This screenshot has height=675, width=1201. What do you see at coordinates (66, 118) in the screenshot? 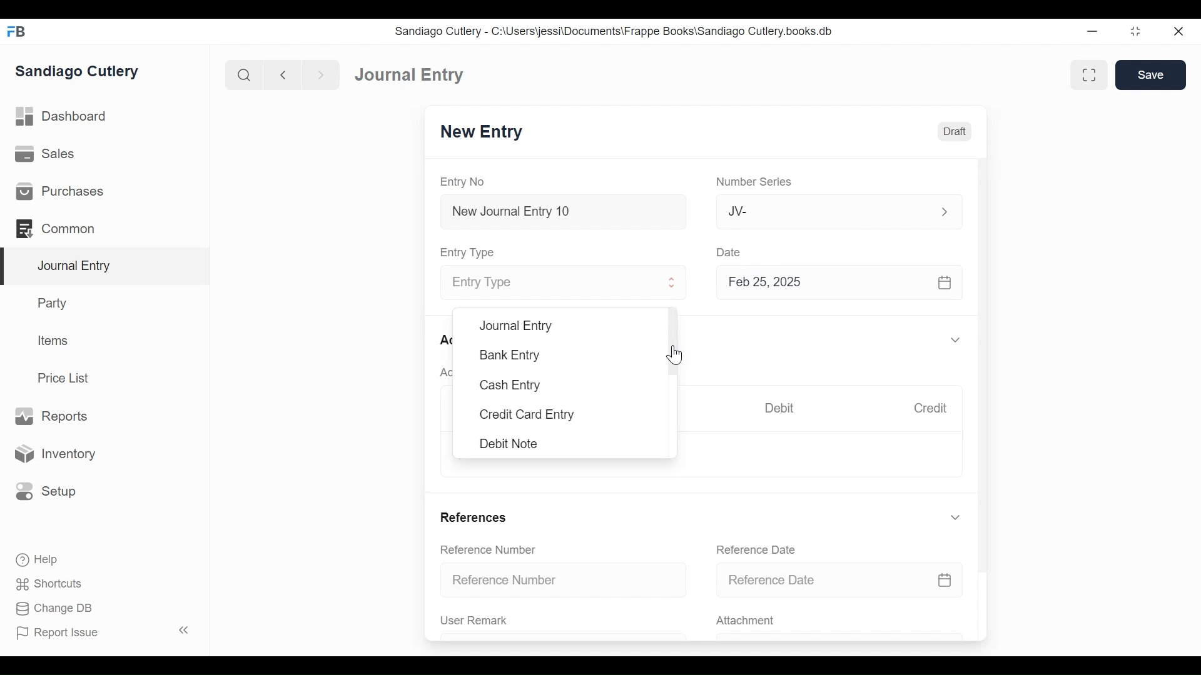
I see `Dashboard` at bounding box center [66, 118].